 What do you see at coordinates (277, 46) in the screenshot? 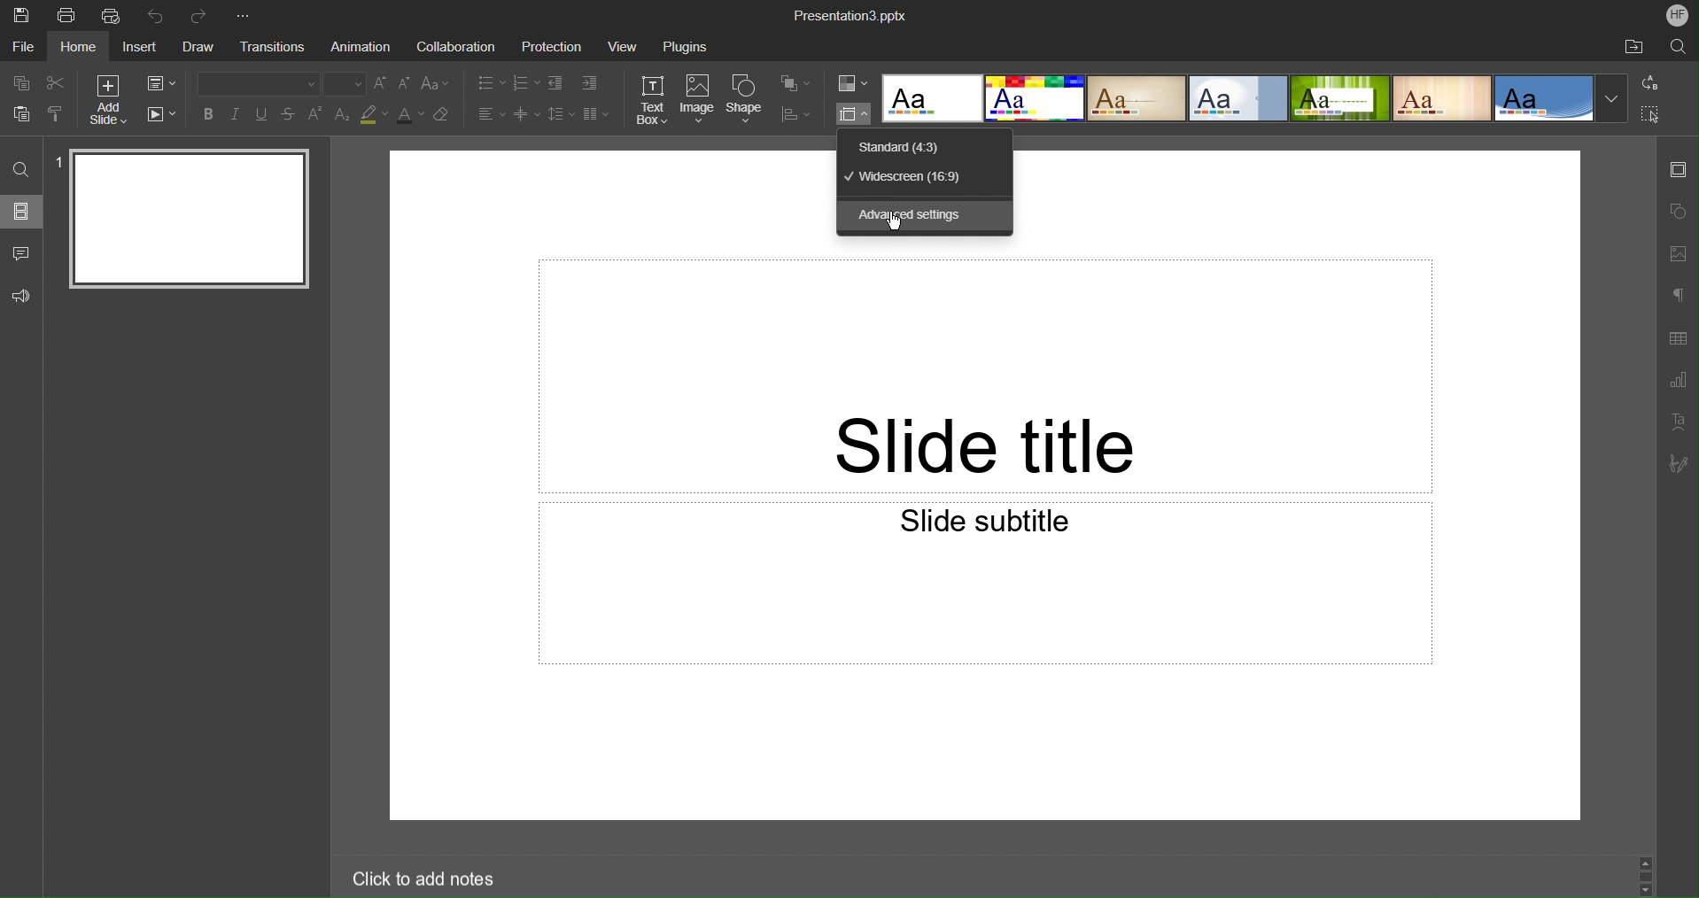
I see `Transitions` at bounding box center [277, 46].